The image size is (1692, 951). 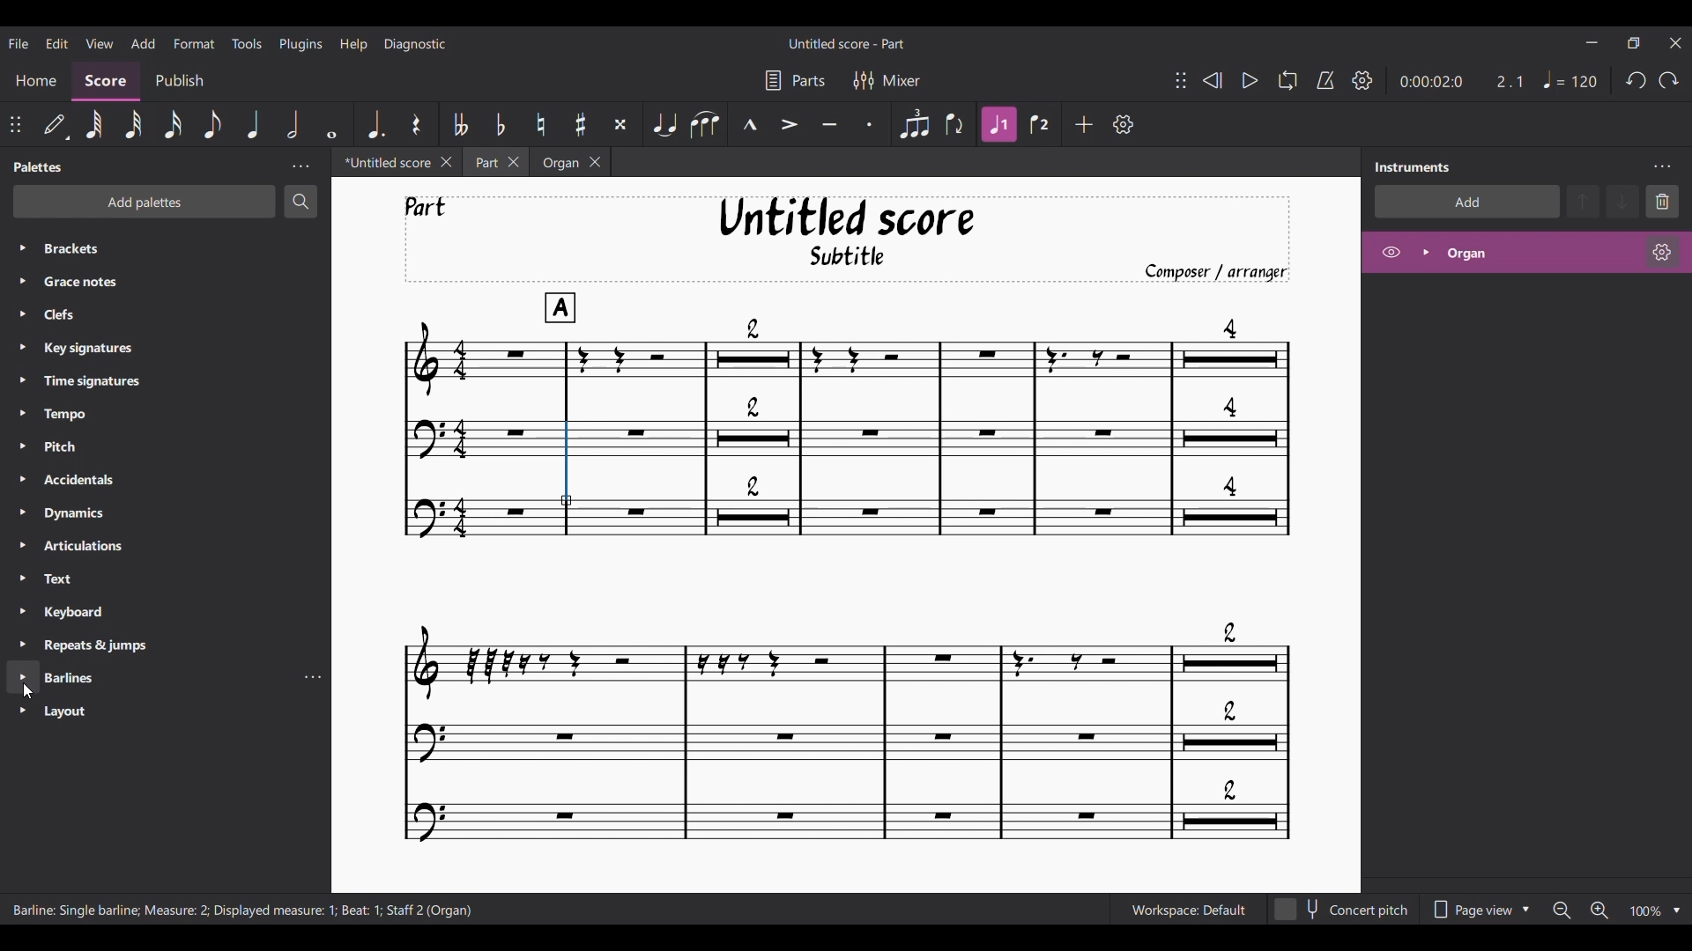 I want to click on Quater note, so click(x=253, y=123).